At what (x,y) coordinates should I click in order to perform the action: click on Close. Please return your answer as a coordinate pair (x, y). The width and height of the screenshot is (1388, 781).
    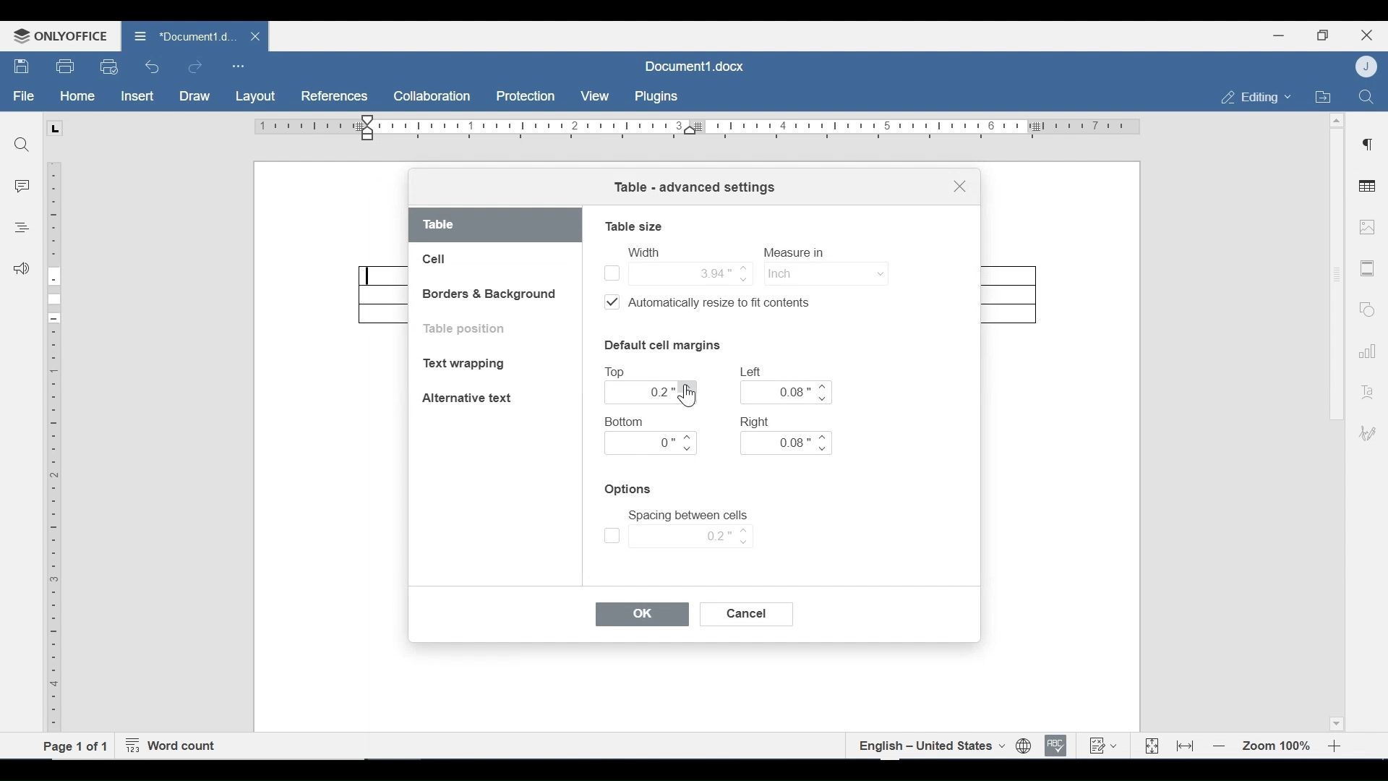
    Looking at the image, I should click on (959, 189).